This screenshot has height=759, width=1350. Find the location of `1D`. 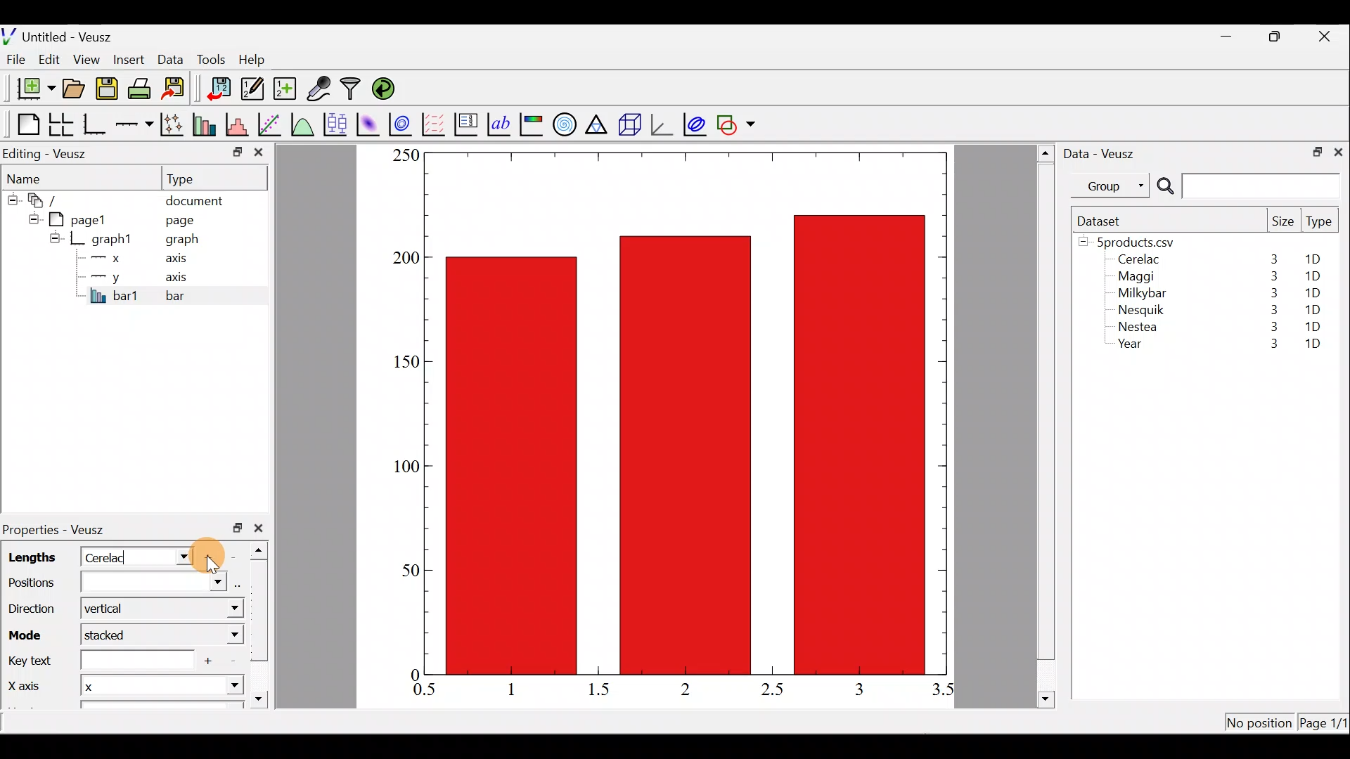

1D is located at coordinates (1313, 345).